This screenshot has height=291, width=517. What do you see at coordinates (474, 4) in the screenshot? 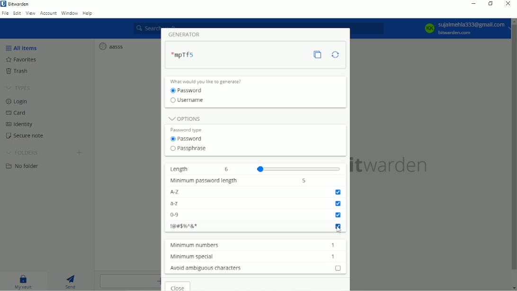
I see `Minimize` at bounding box center [474, 4].